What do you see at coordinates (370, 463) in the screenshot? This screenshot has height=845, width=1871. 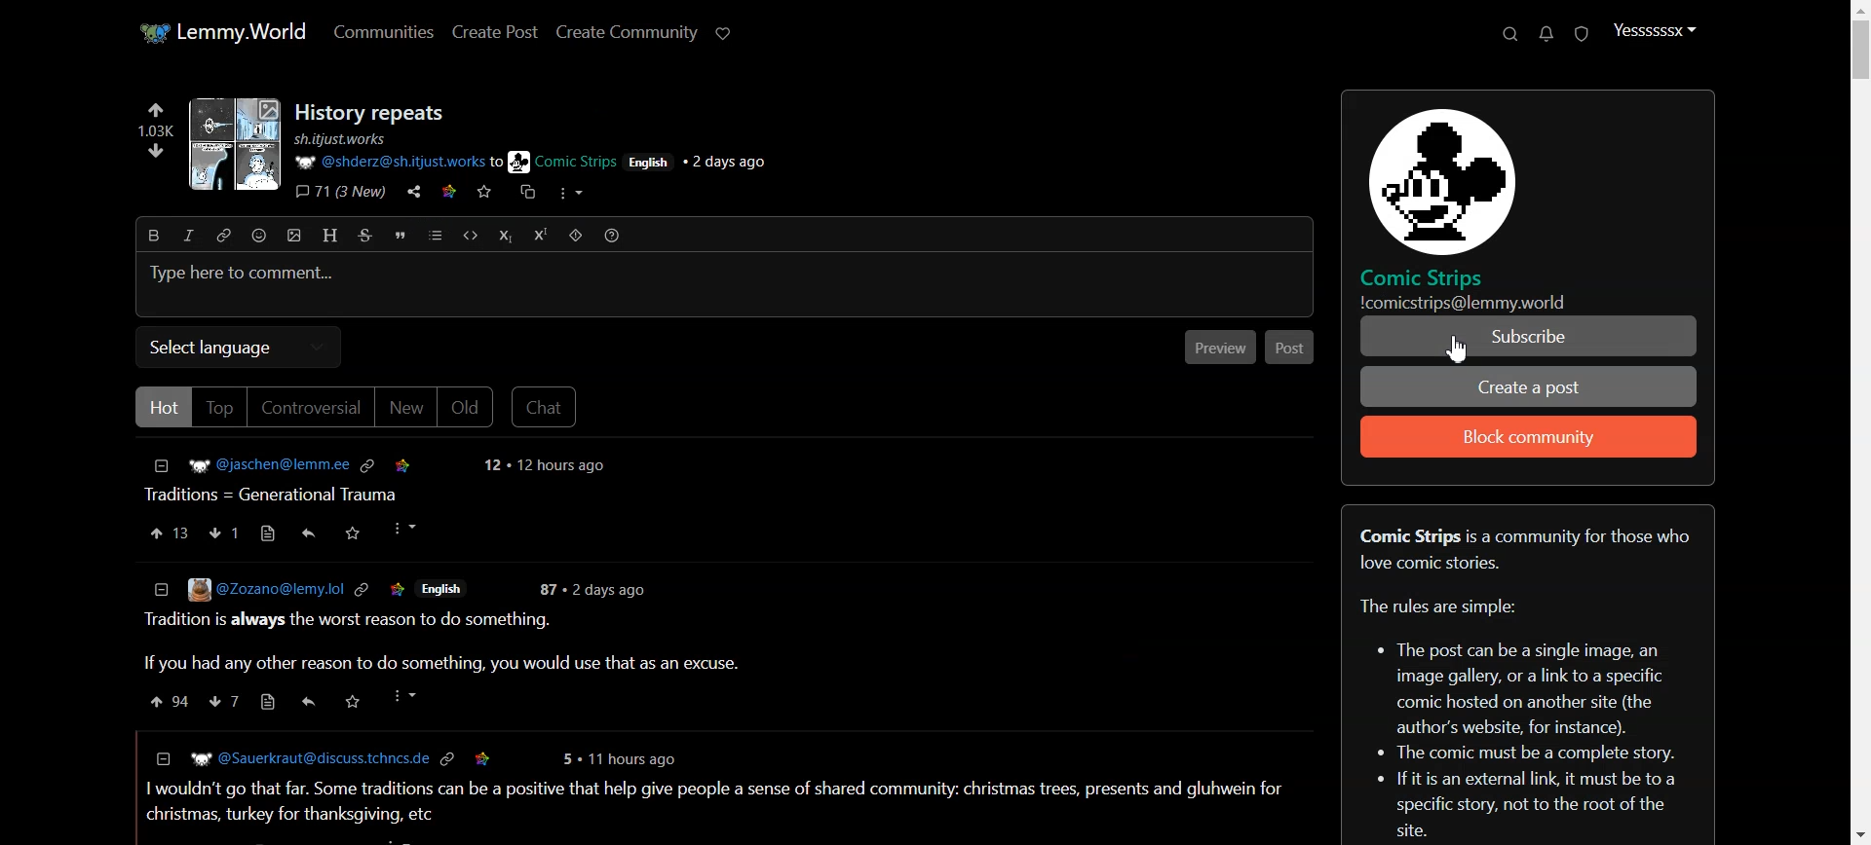 I see `Link` at bounding box center [370, 463].